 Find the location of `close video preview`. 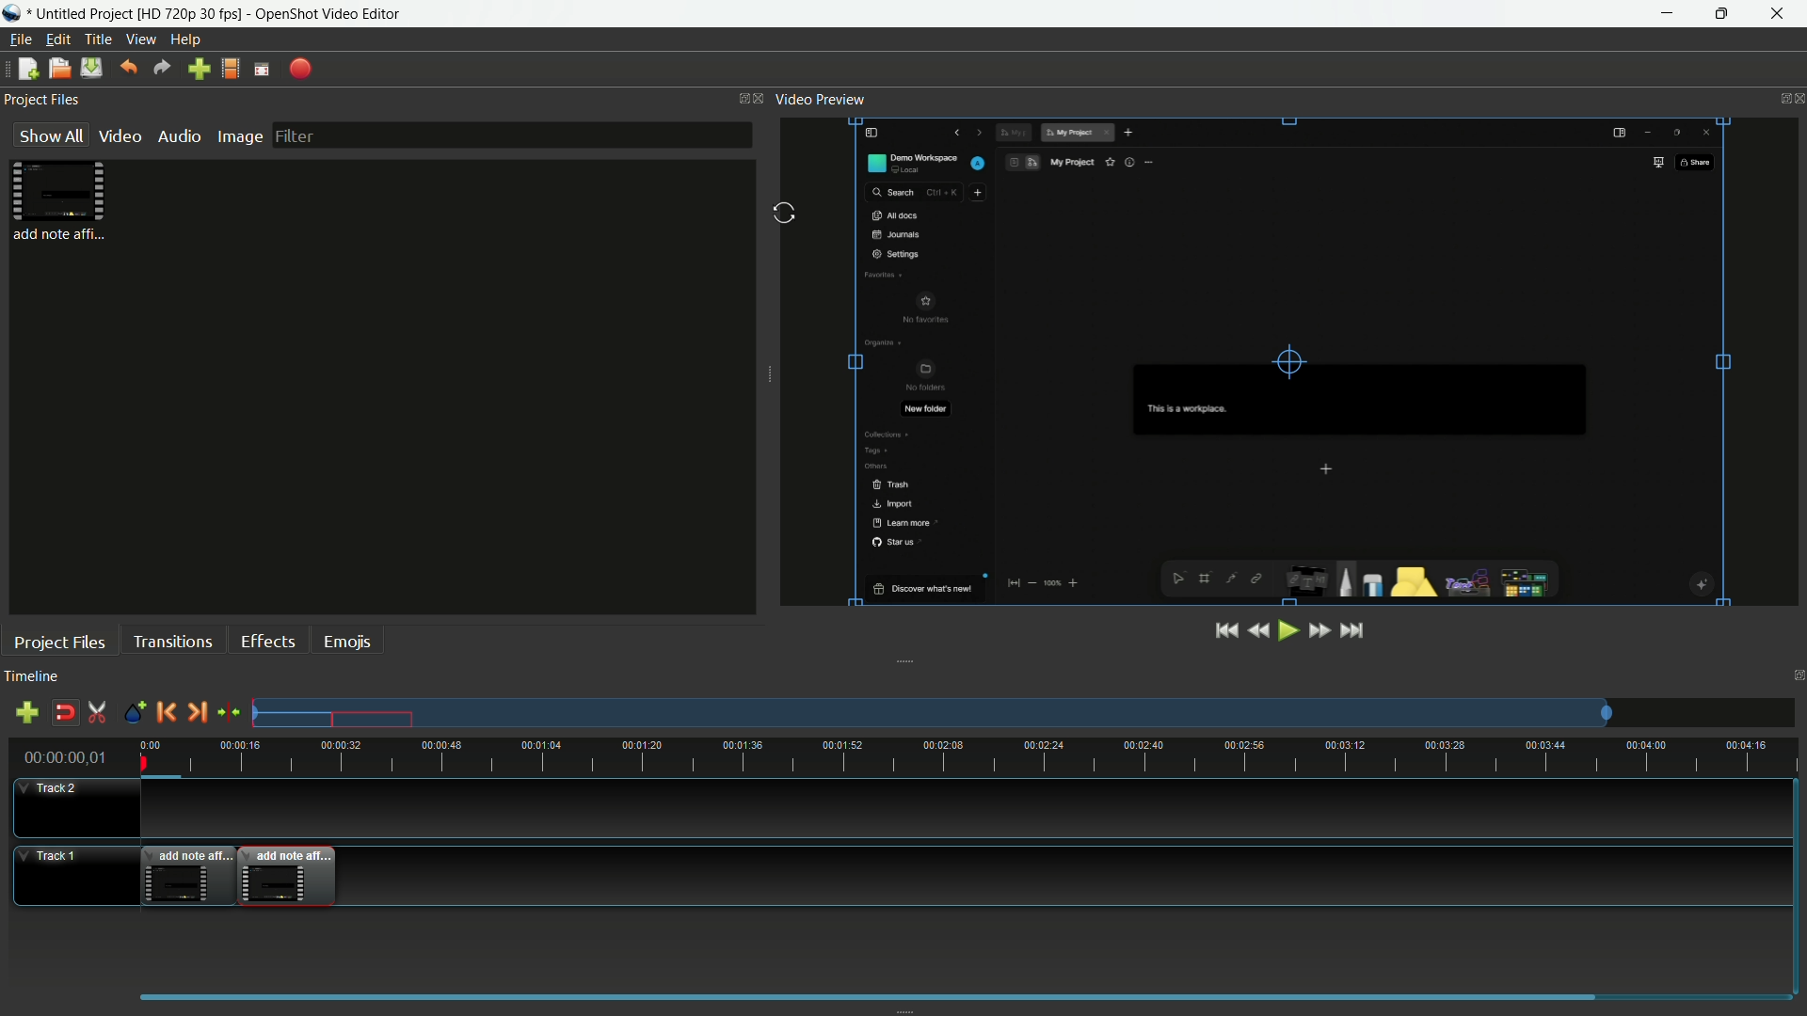

close video preview is located at coordinates (1796, 99).